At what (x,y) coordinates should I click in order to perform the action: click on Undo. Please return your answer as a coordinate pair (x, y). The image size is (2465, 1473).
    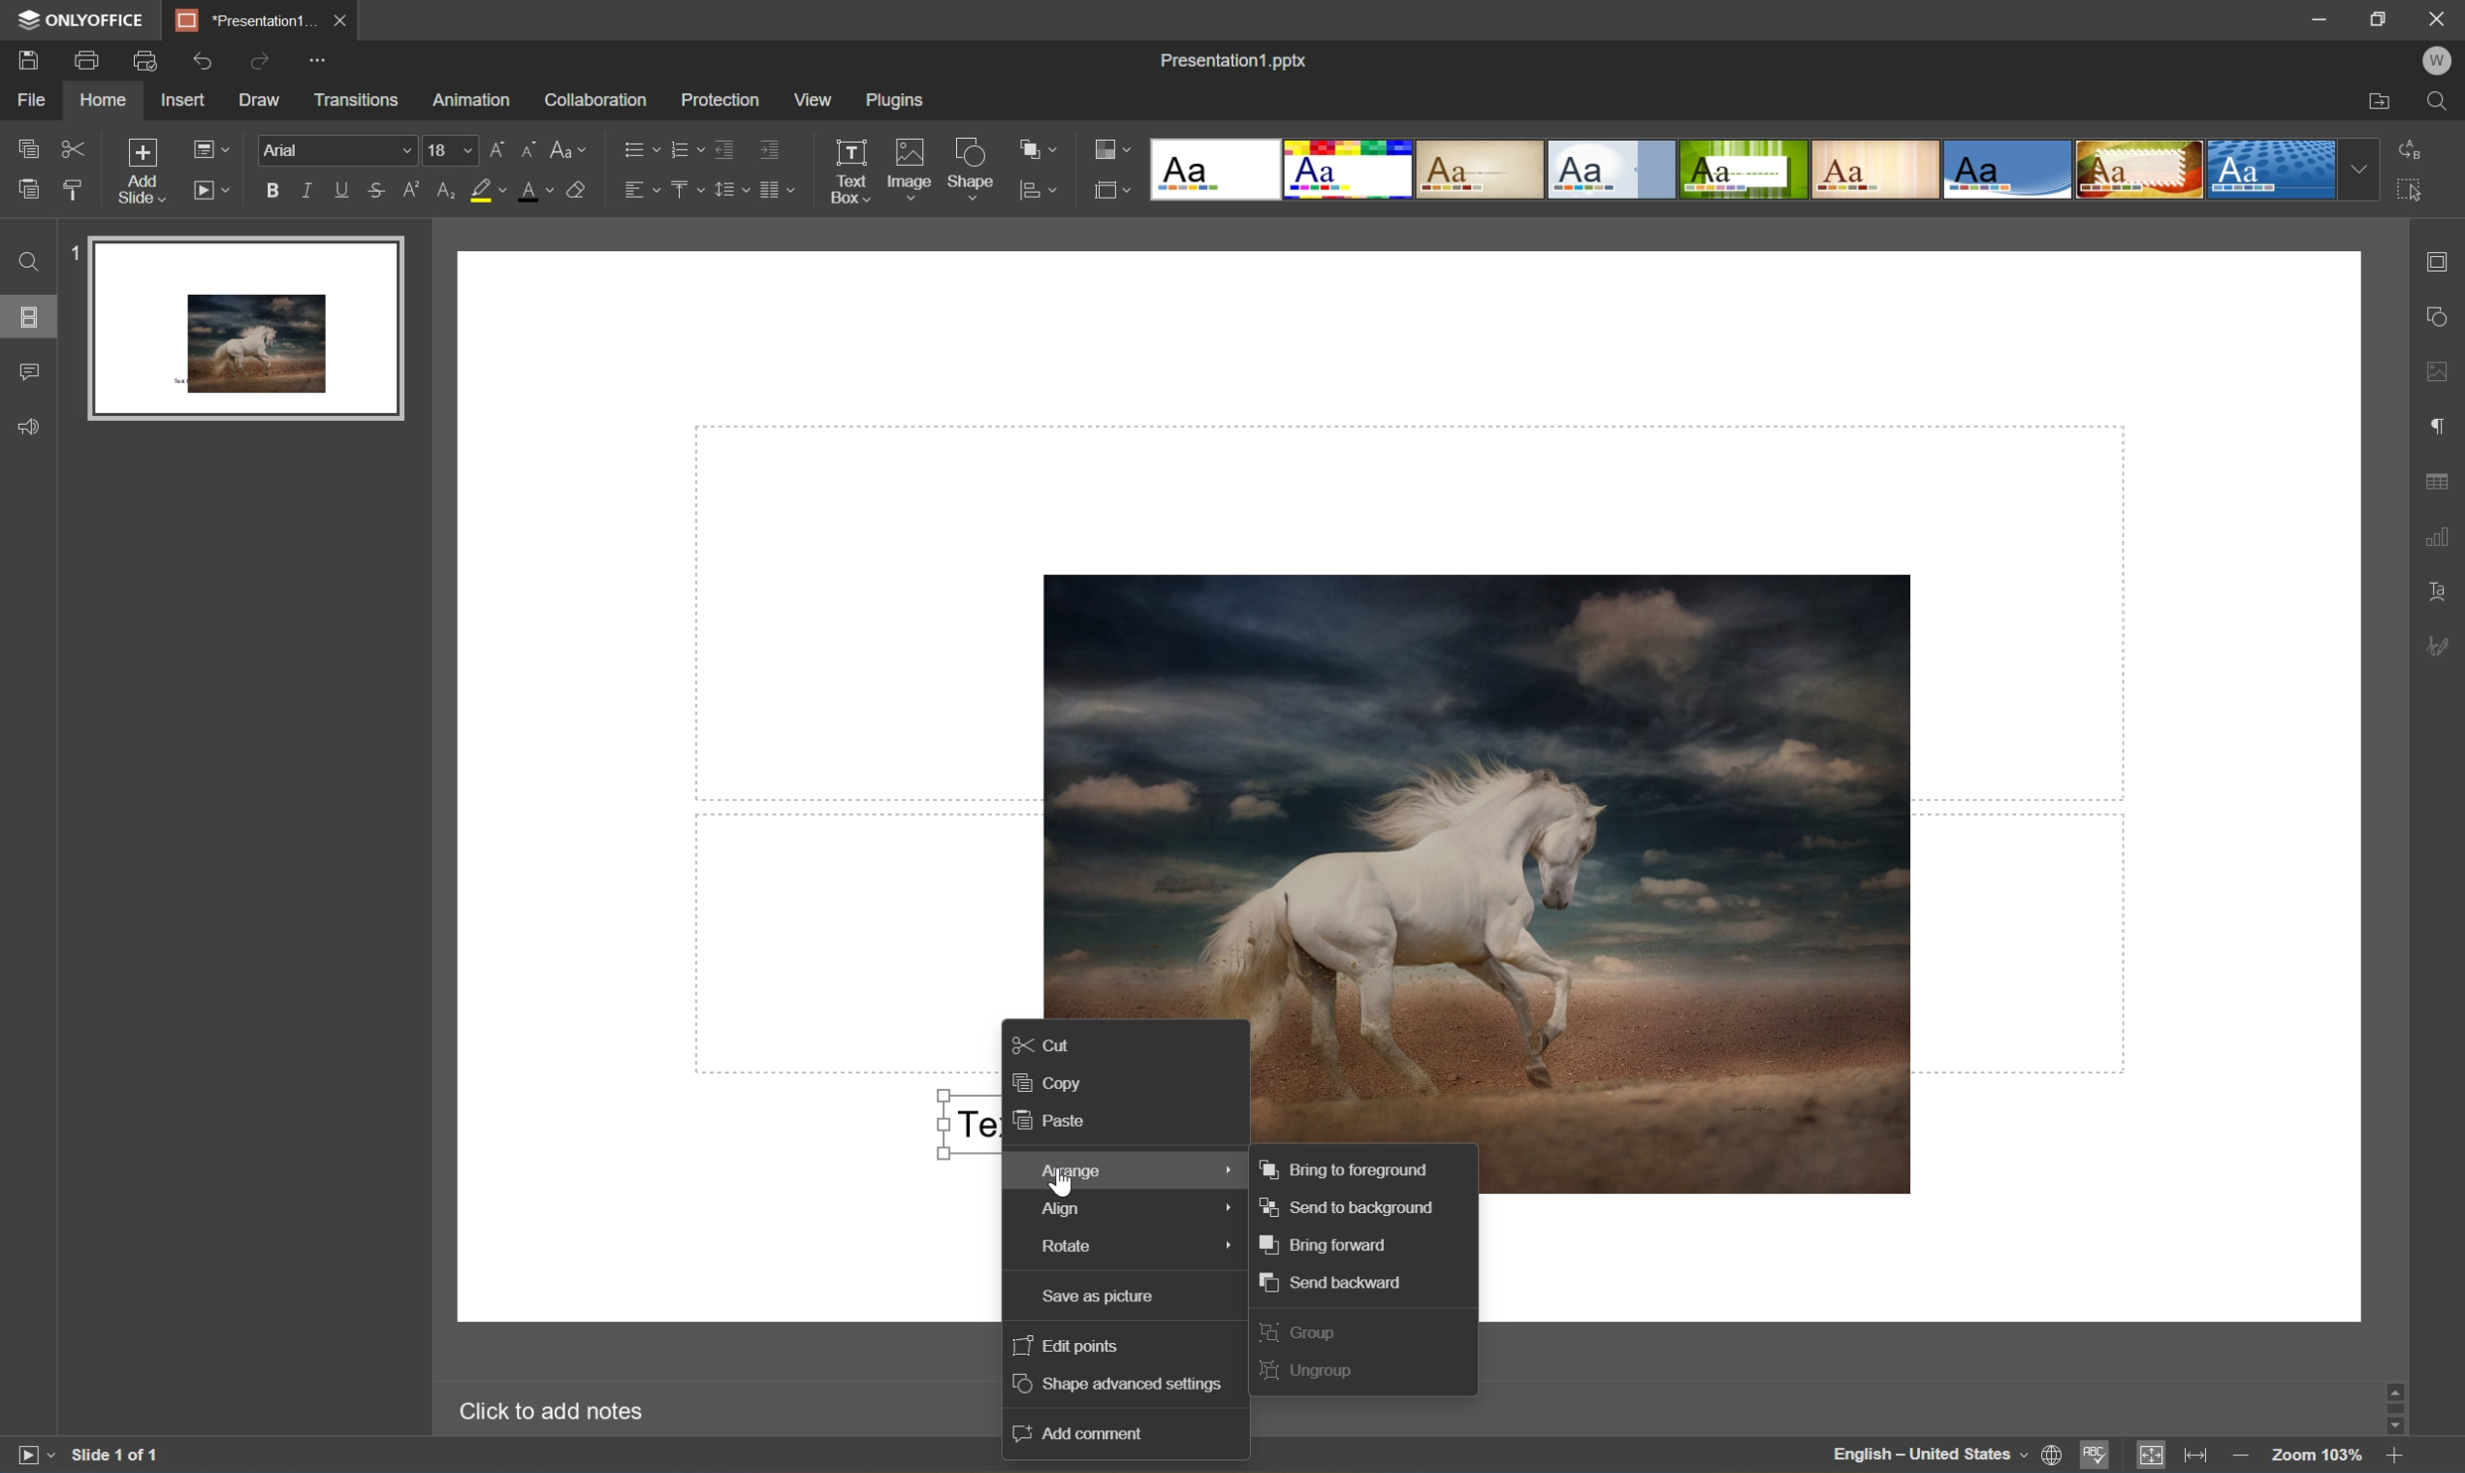
    Looking at the image, I should click on (205, 63).